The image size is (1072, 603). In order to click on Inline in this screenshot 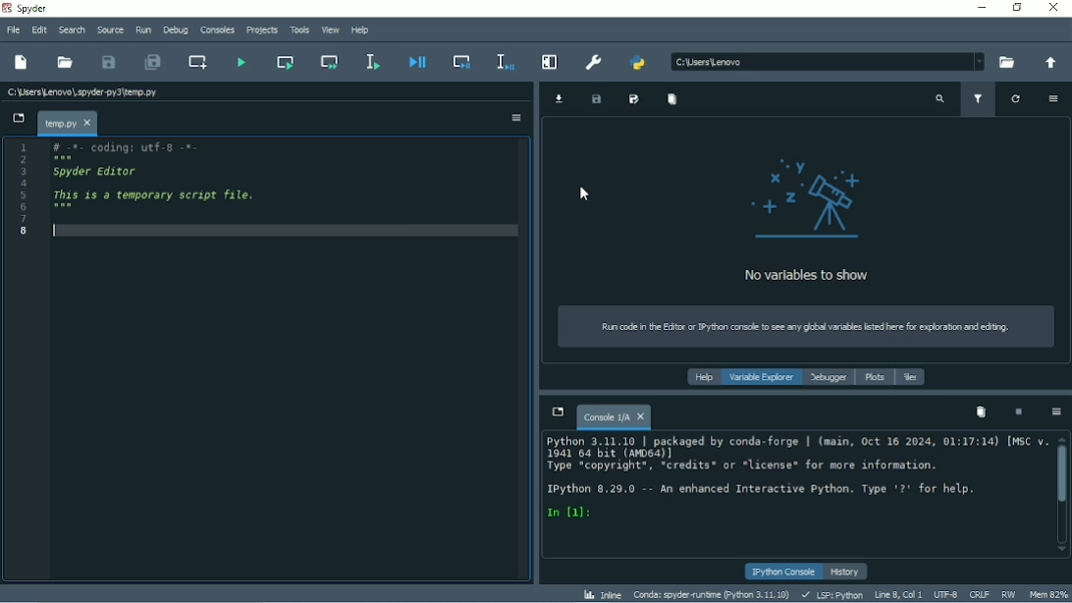, I will do `click(603, 594)`.